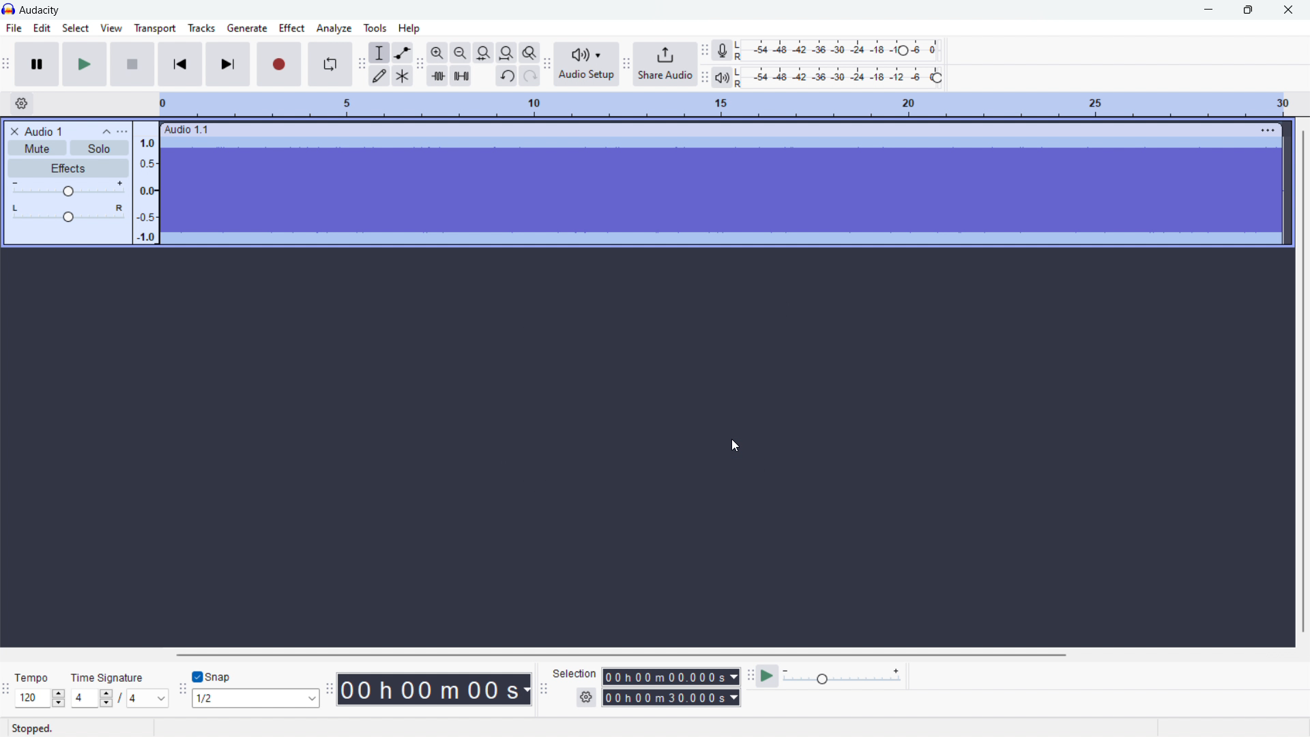 This screenshot has width=1310, height=737. Describe the element at coordinates (37, 147) in the screenshot. I see `mute` at that location.